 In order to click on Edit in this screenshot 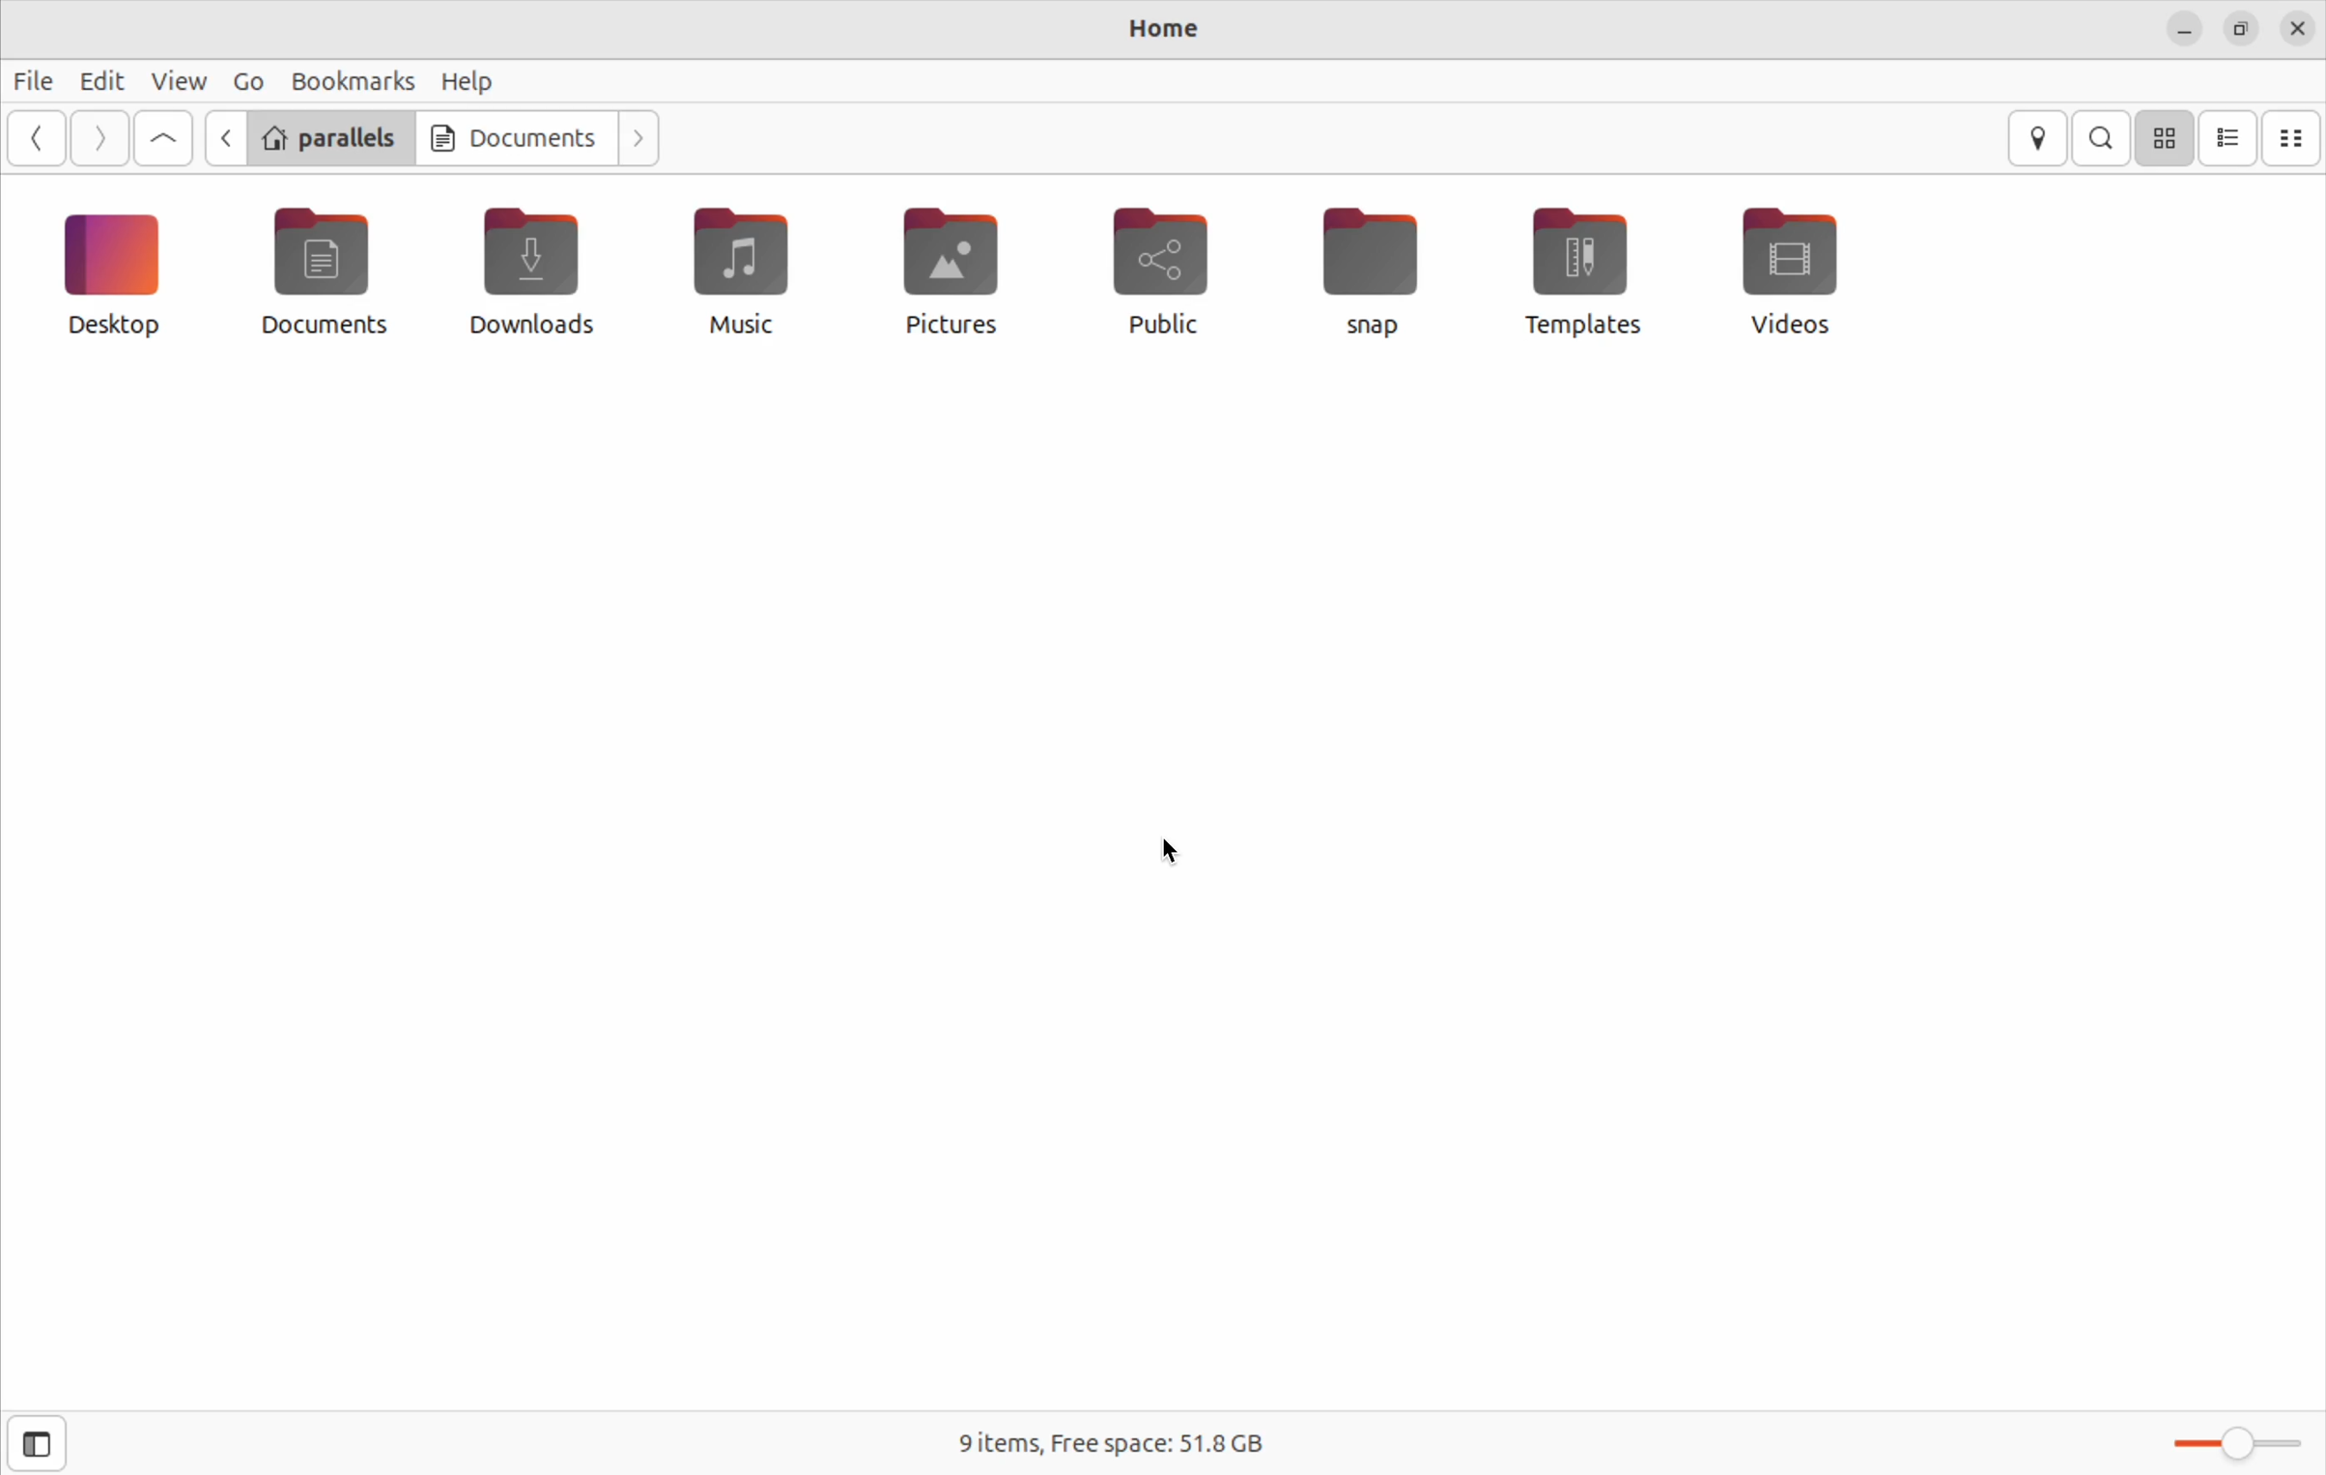, I will do `click(100, 80)`.